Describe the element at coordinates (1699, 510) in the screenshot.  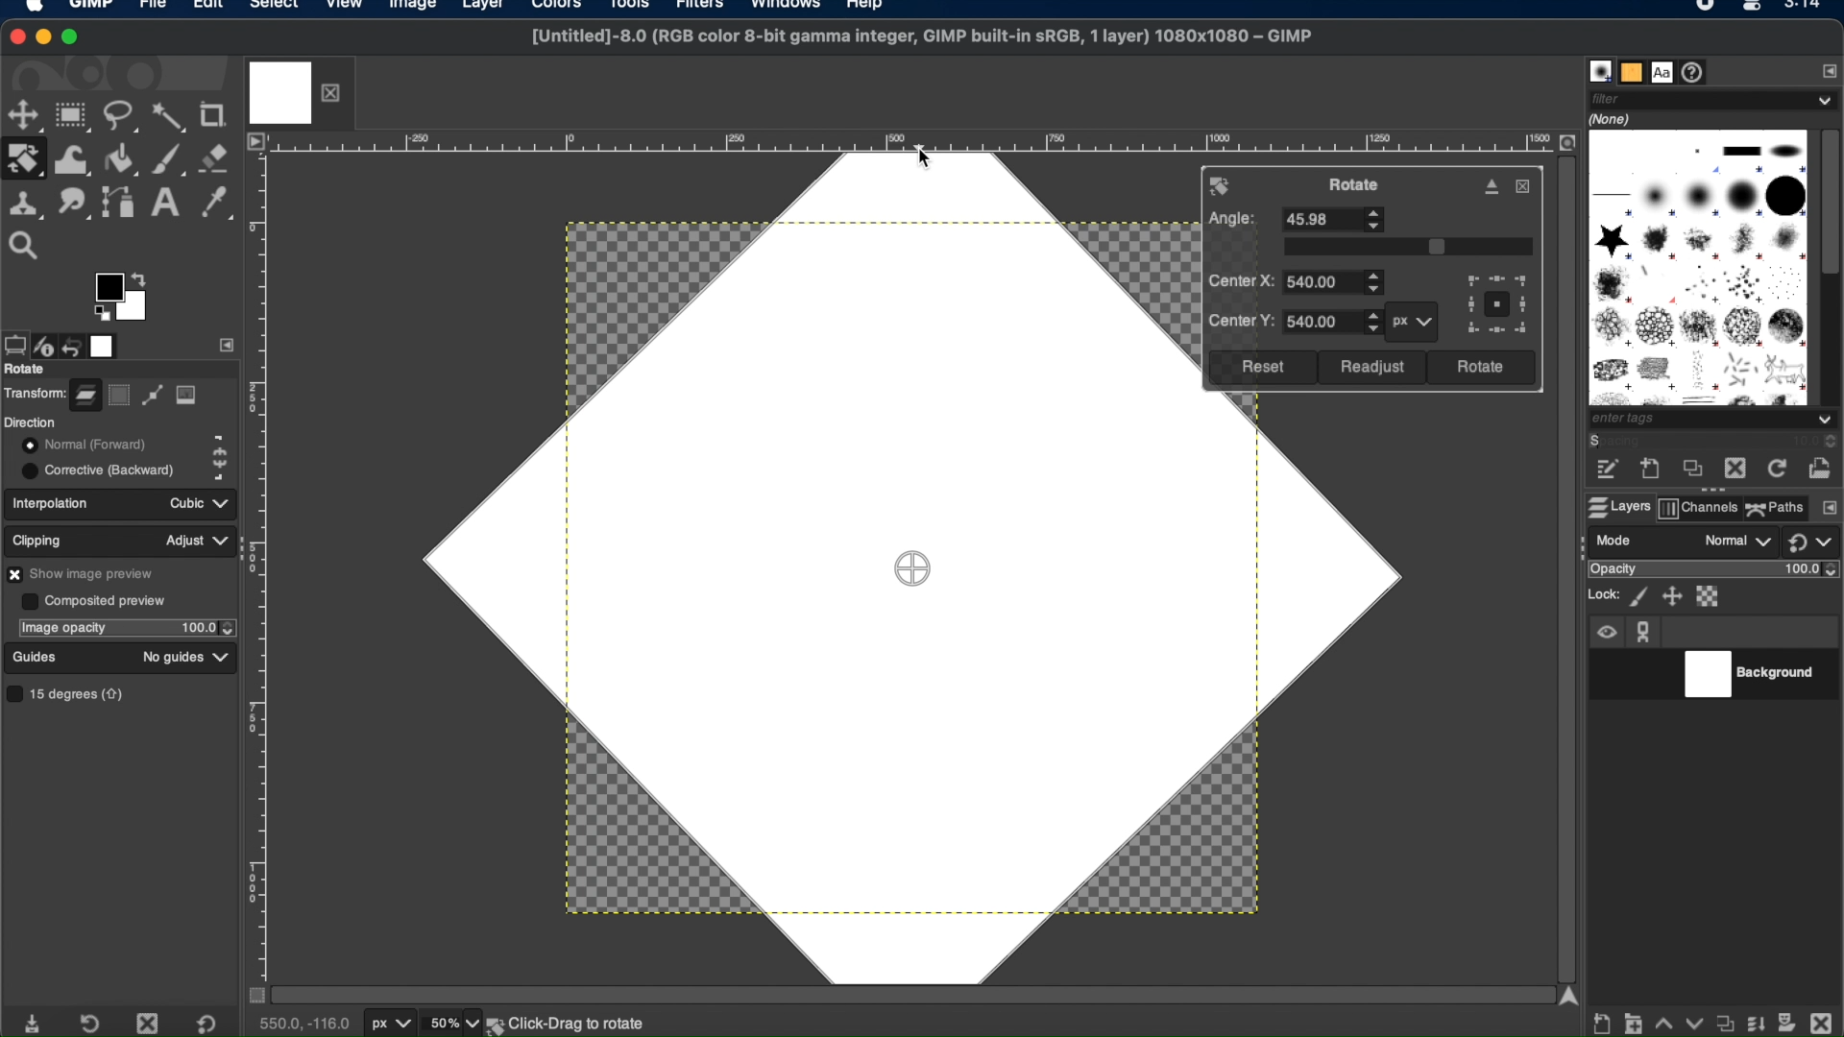
I see `channels` at that location.